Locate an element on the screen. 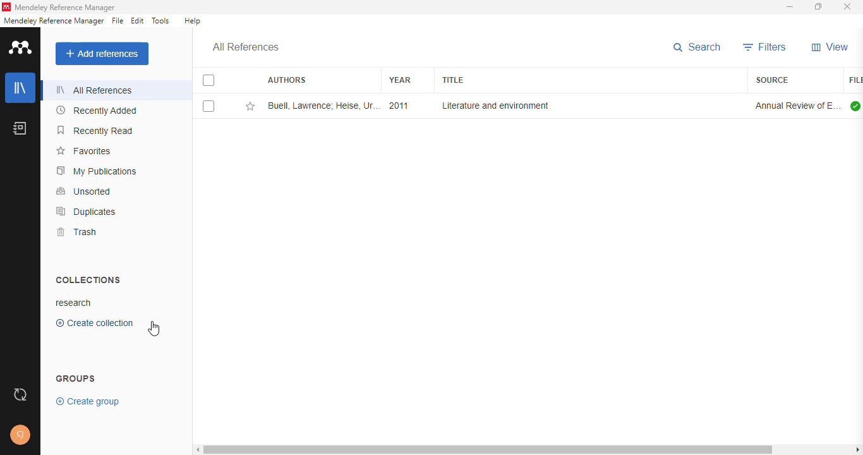  horizontal scroll bar is located at coordinates (488, 449).